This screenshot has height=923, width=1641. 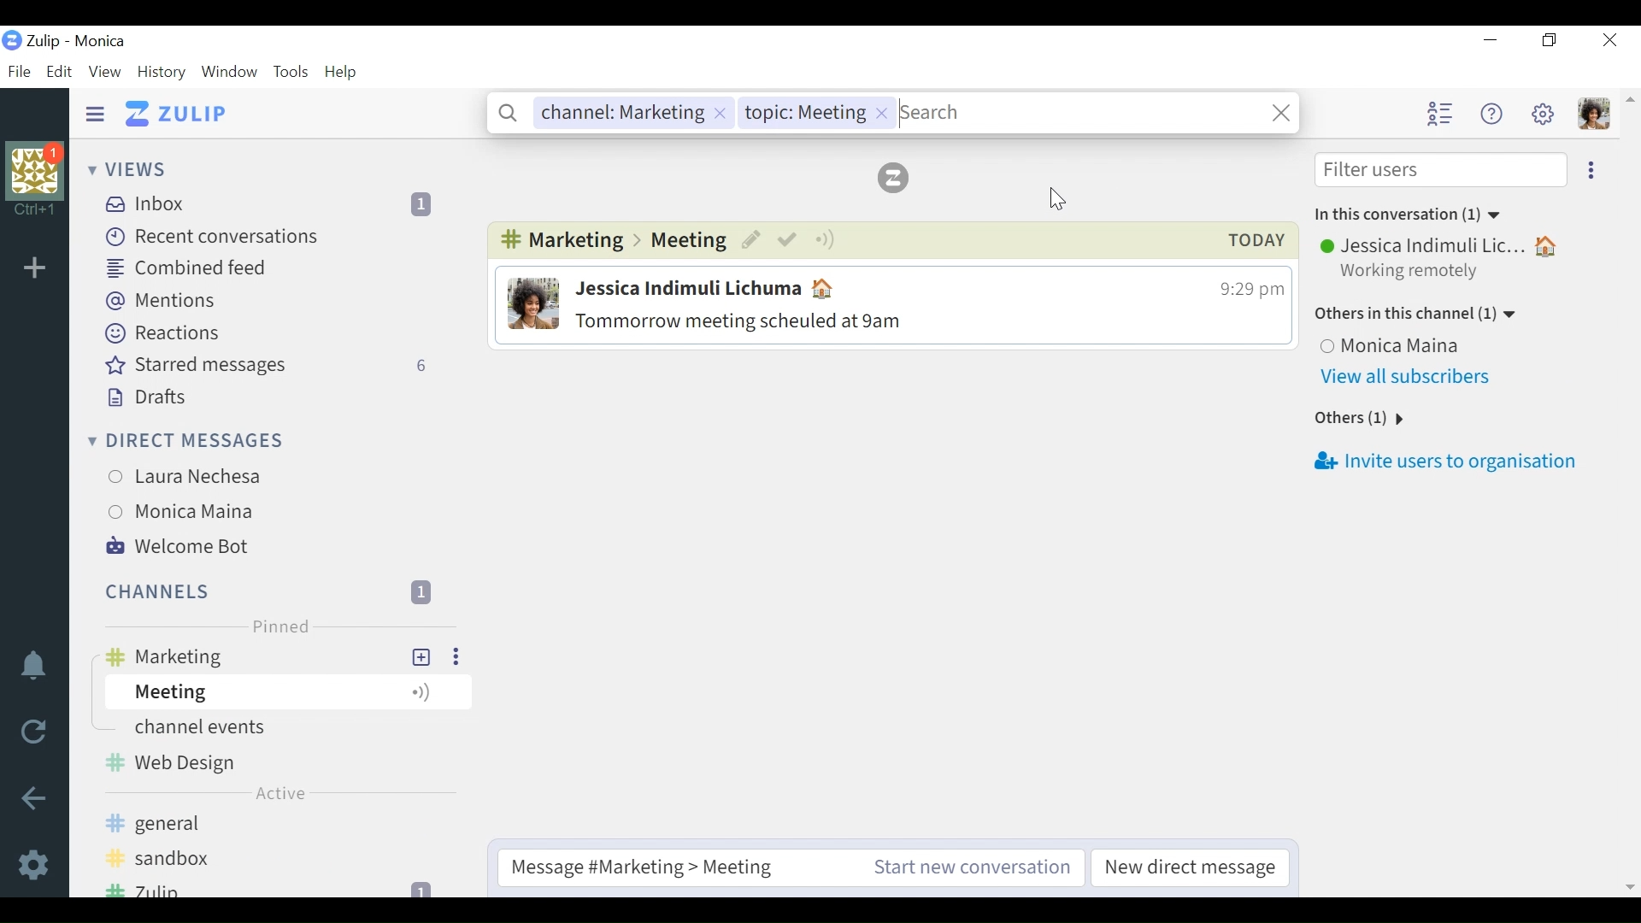 What do you see at coordinates (689, 240) in the screenshot?
I see `Meeting` at bounding box center [689, 240].